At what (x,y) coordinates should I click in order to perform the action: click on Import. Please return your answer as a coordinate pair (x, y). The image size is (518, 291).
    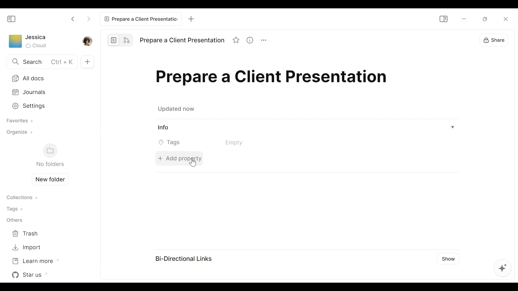
    Looking at the image, I should click on (26, 248).